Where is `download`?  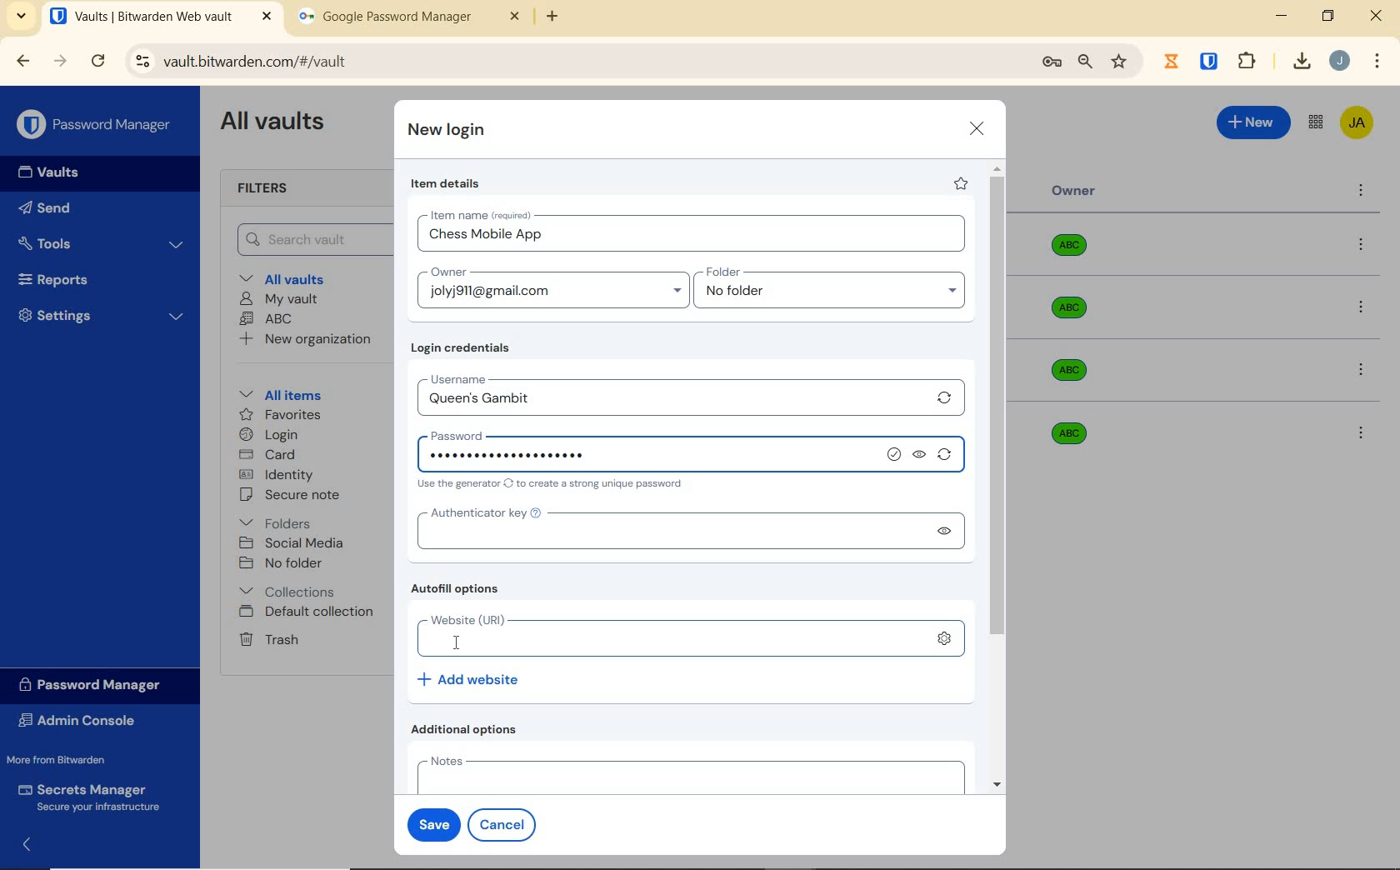 download is located at coordinates (1301, 61).